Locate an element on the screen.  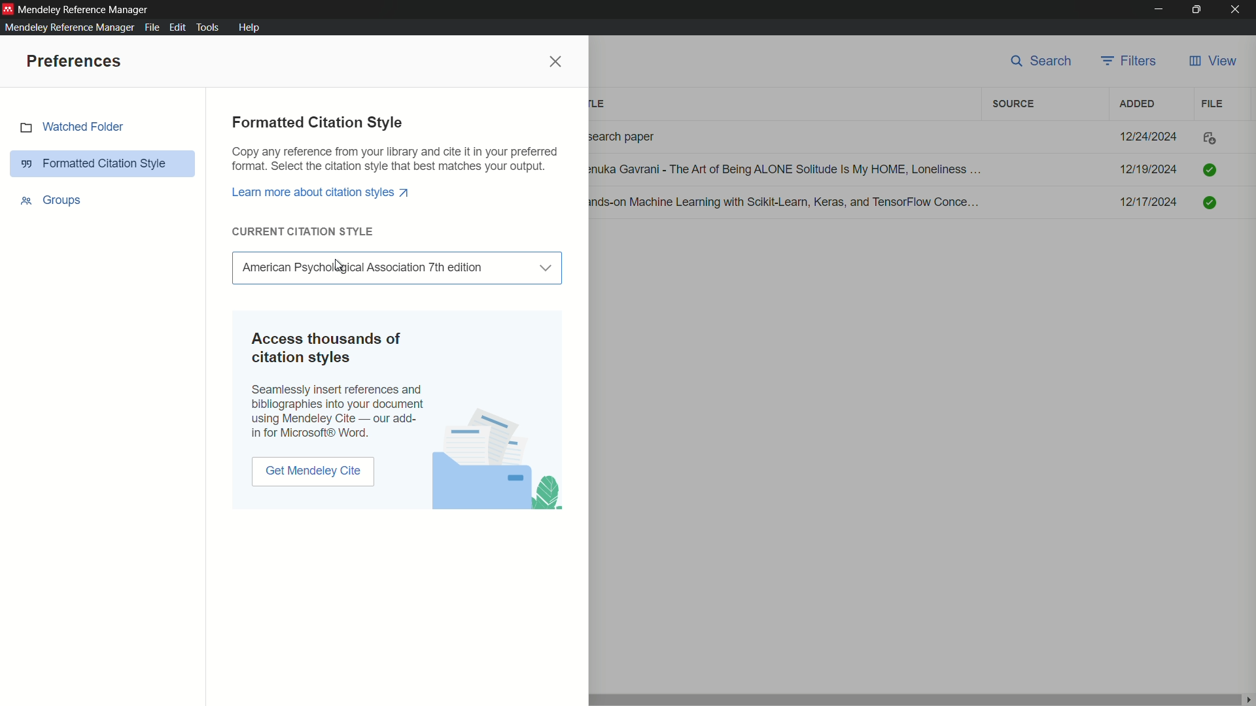
text is located at coordinates (330, 346).